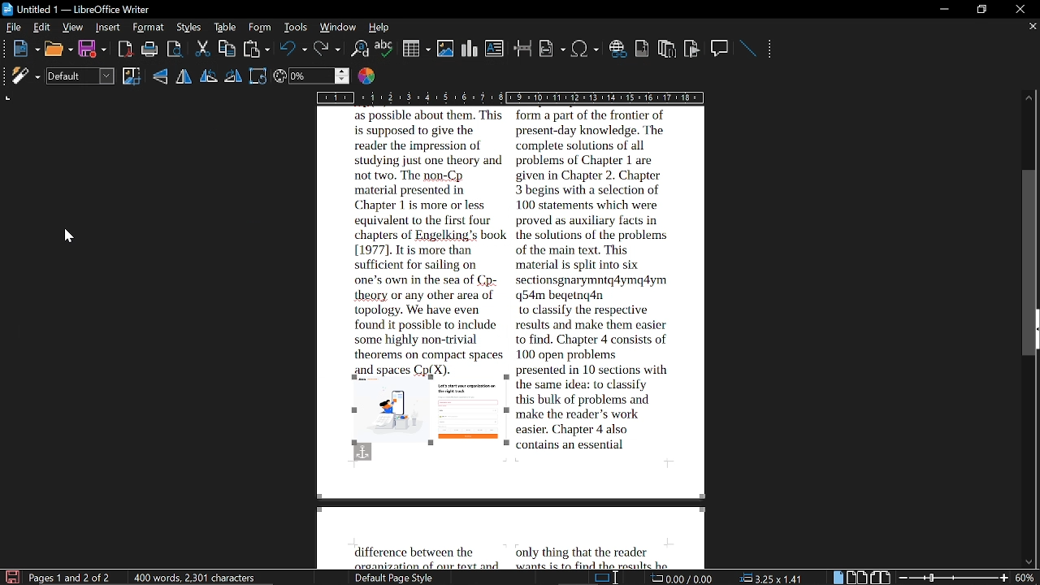  Describe the element at coordinates (775, 578) in the screenshot. I see `3.25 X 1.41` at that location.